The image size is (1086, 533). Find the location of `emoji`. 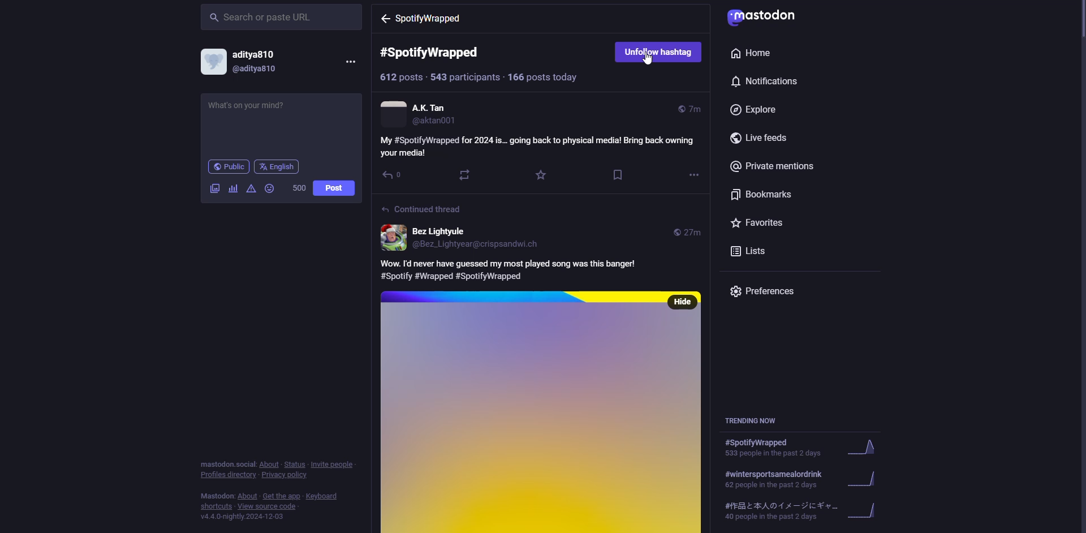

emoji is located at coordinates (269, 188).